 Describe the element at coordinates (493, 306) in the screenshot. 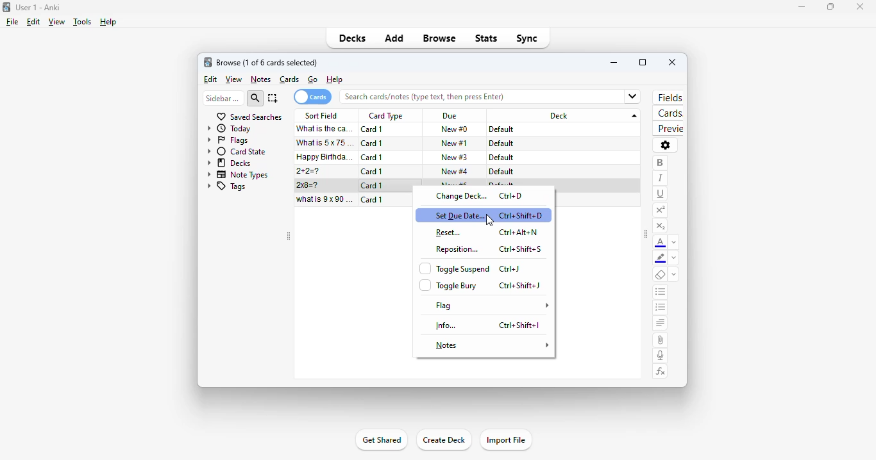

I see `flag` at that location.